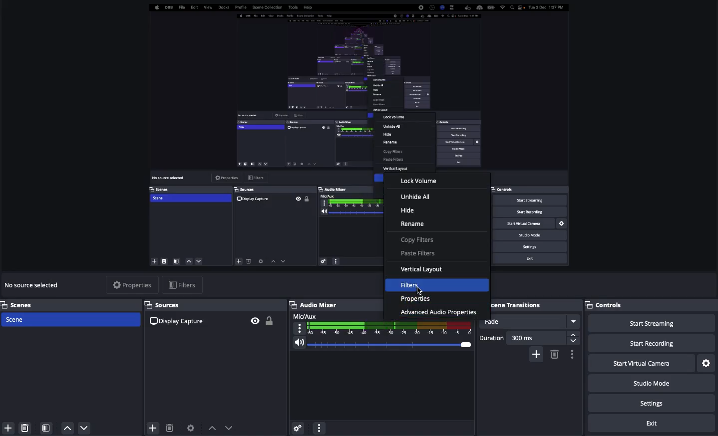  Describe the element at coordinates (420, 252) in the screenshot. I see `Paste filters` at that location.